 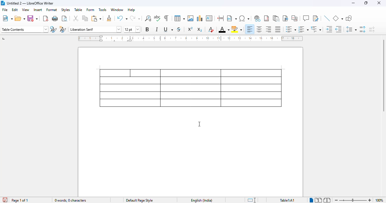 What do you see at coordinates (95, 29) in the screenshot?
I see `font name` at bounding box center [95, 29].